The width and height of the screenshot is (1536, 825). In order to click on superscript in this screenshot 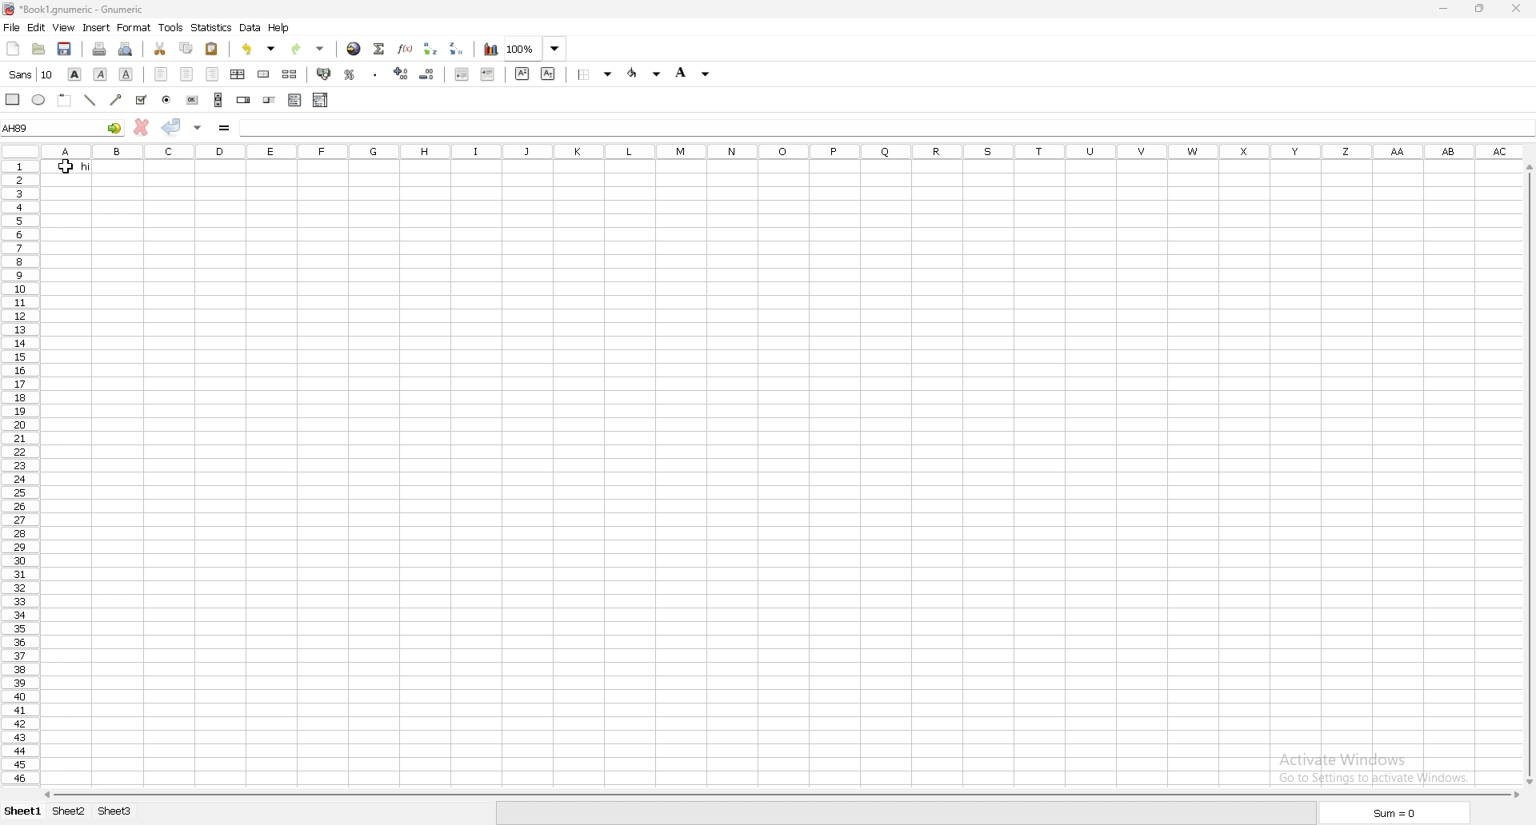, I will do `click(521, 74)`.